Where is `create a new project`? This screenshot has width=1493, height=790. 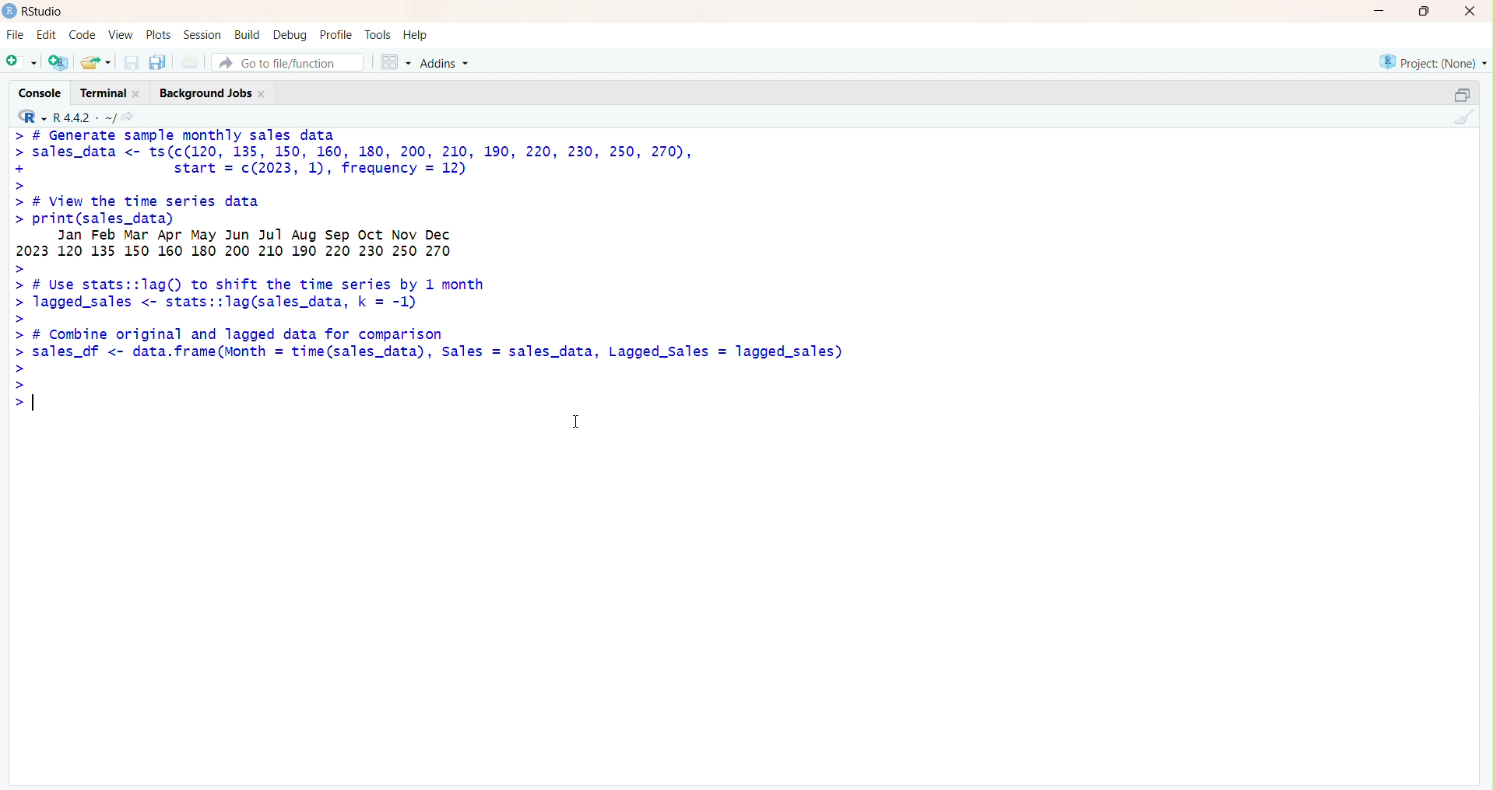 create a new project is located at coordinates (60, 62).